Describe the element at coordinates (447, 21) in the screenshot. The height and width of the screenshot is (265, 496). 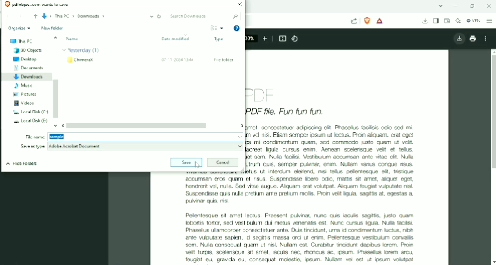
I see `Wallet` at that location.